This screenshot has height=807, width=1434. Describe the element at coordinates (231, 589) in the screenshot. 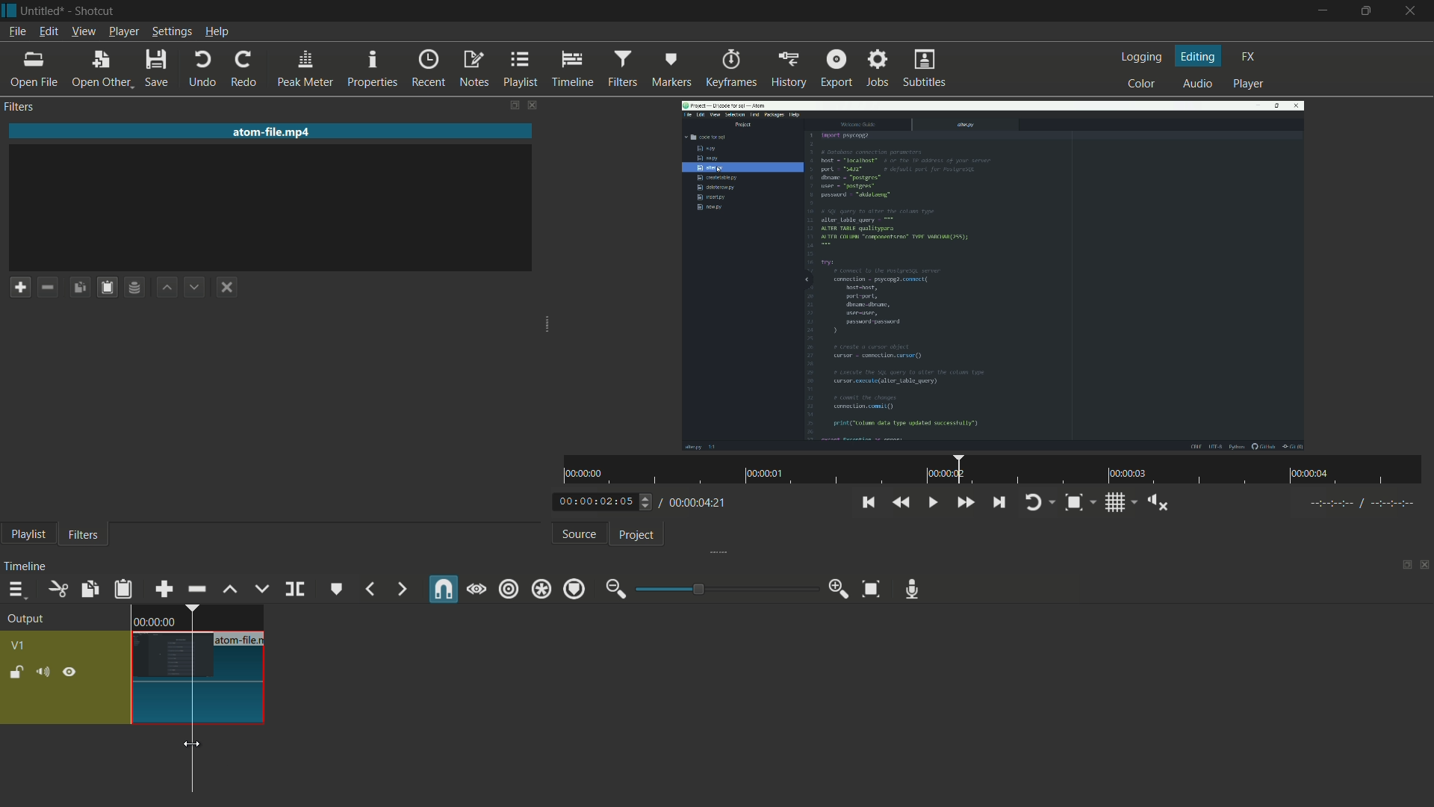

I see `lift` at that location.